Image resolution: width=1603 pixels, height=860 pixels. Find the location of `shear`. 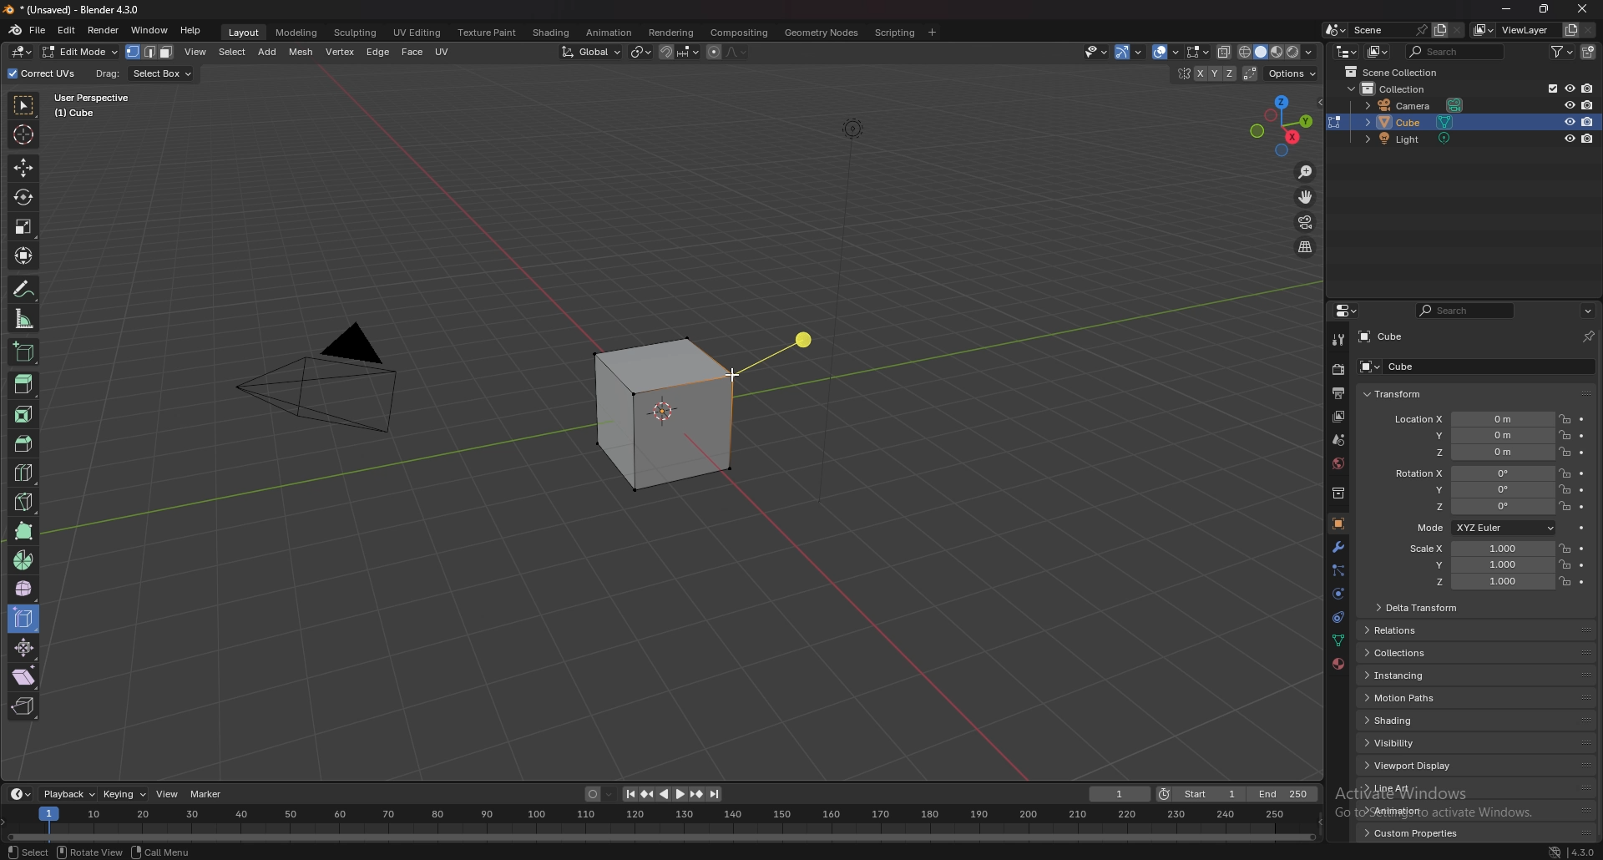

shear is located at coordinates (23, 675).